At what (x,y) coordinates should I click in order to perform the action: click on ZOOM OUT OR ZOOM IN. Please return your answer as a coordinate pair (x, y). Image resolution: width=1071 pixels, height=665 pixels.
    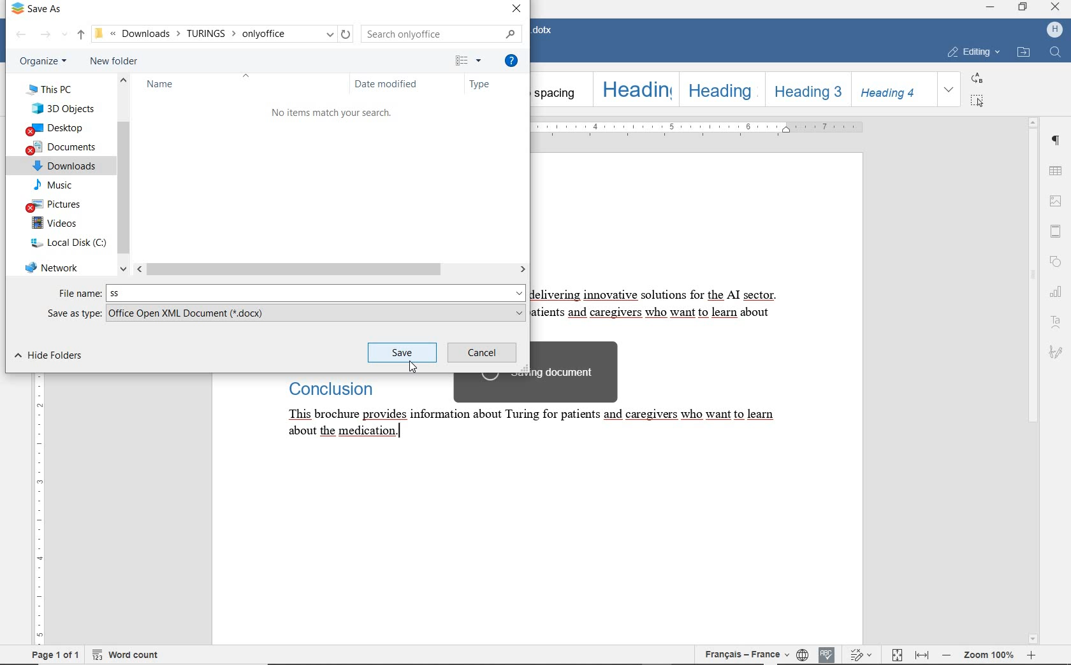
    Looking at the image, I should click on (991, 654).